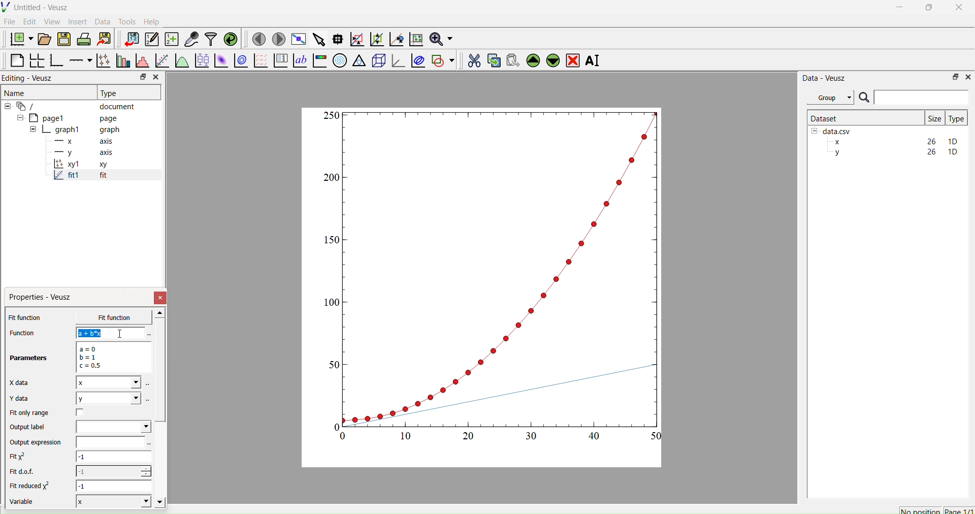 This screenshot has width=975, height=514. Describe the element at coordinates (491, 59) in the screenshot. I see `Copy` at that location.